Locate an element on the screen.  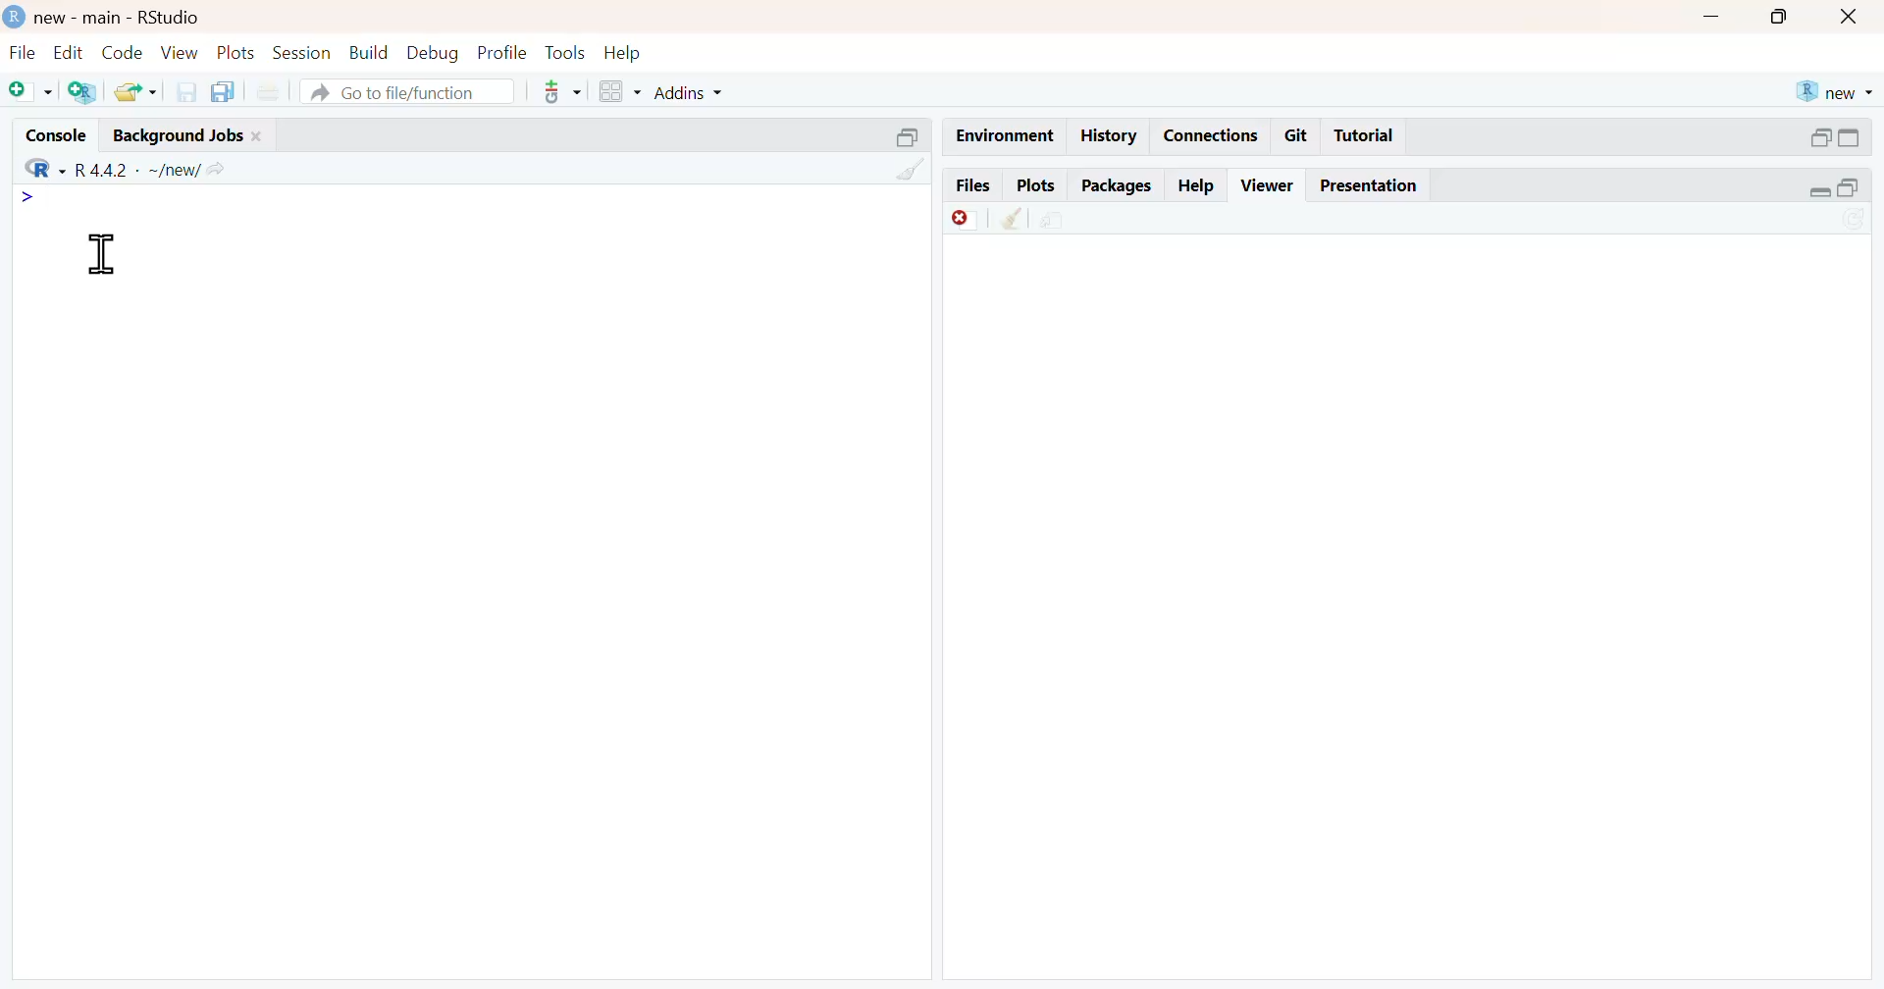
code is located at coordinates (127, 54).